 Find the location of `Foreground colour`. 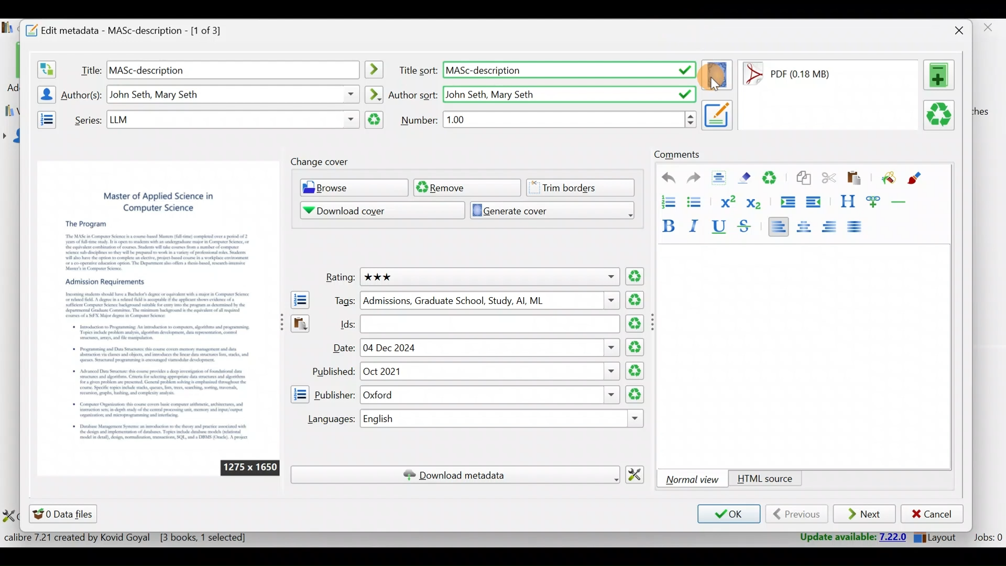

Foreground colour is located at coordinates (916, 178).